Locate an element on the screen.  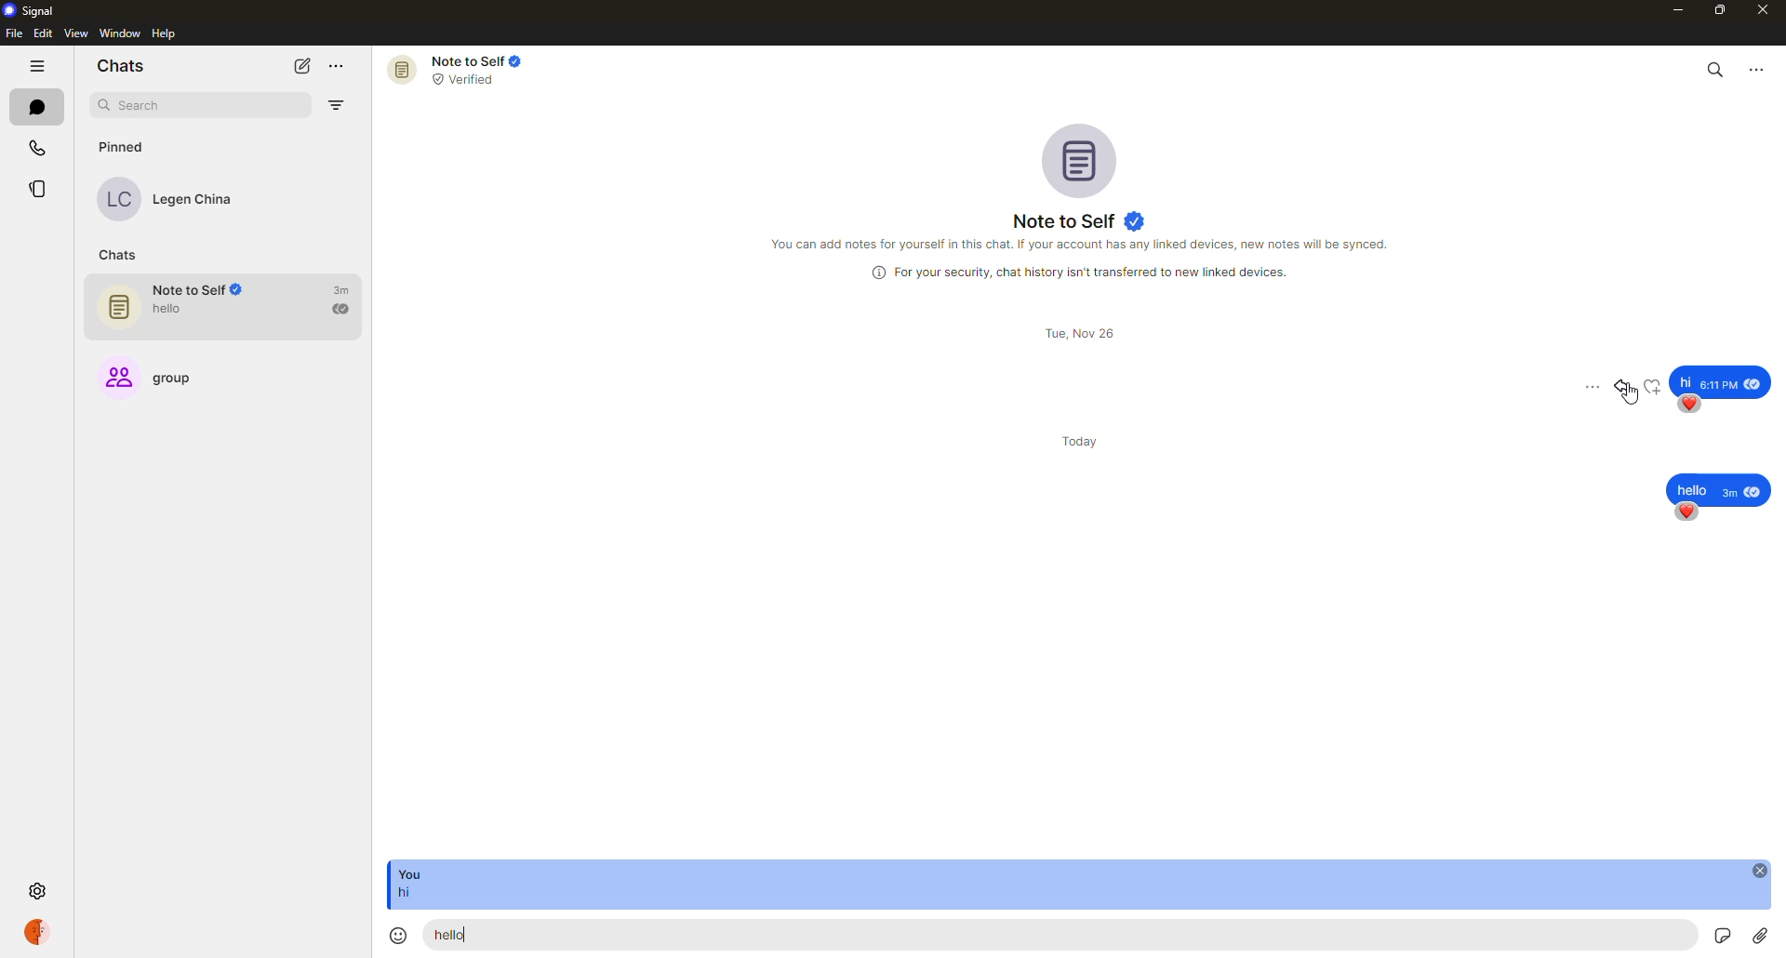
day is located at coordinates (1086, 440).